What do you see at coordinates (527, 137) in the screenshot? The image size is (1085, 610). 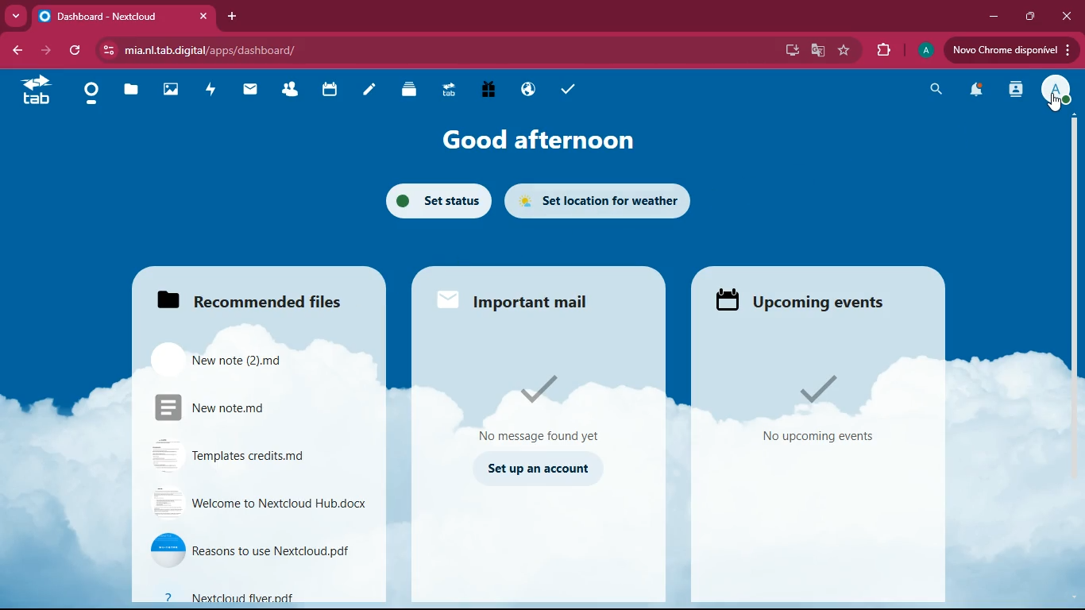 I see `good afternoon` at bounding box center [527, 137].